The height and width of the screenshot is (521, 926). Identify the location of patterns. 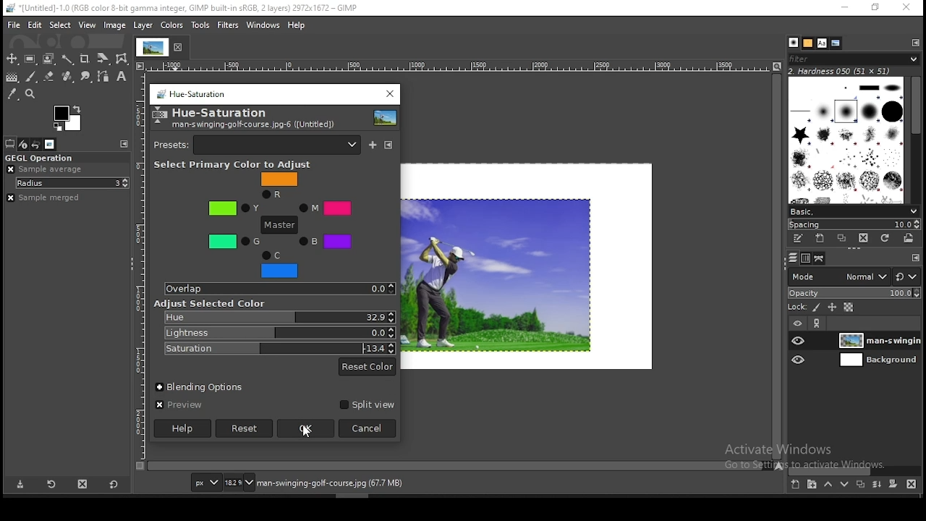
(808, 44).